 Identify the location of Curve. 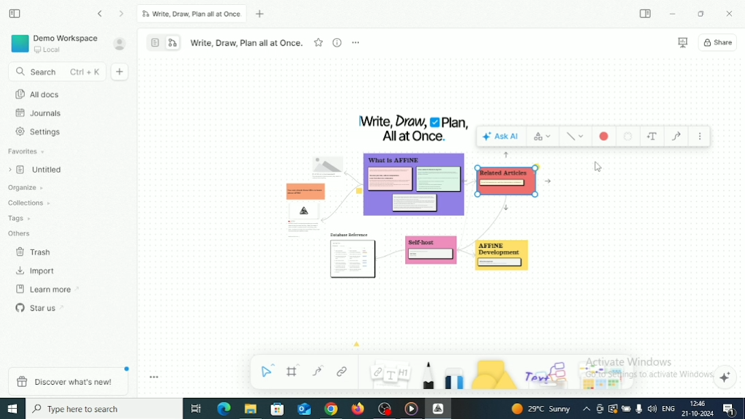
(318, 371).